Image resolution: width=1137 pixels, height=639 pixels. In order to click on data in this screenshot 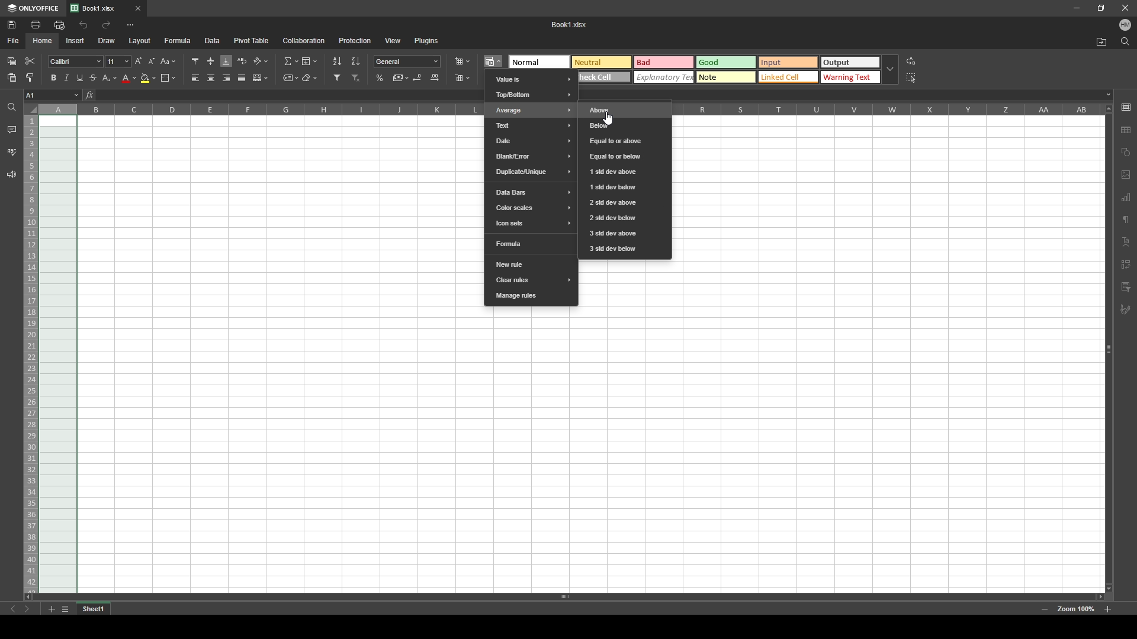, I will do `click(213, 40)`.